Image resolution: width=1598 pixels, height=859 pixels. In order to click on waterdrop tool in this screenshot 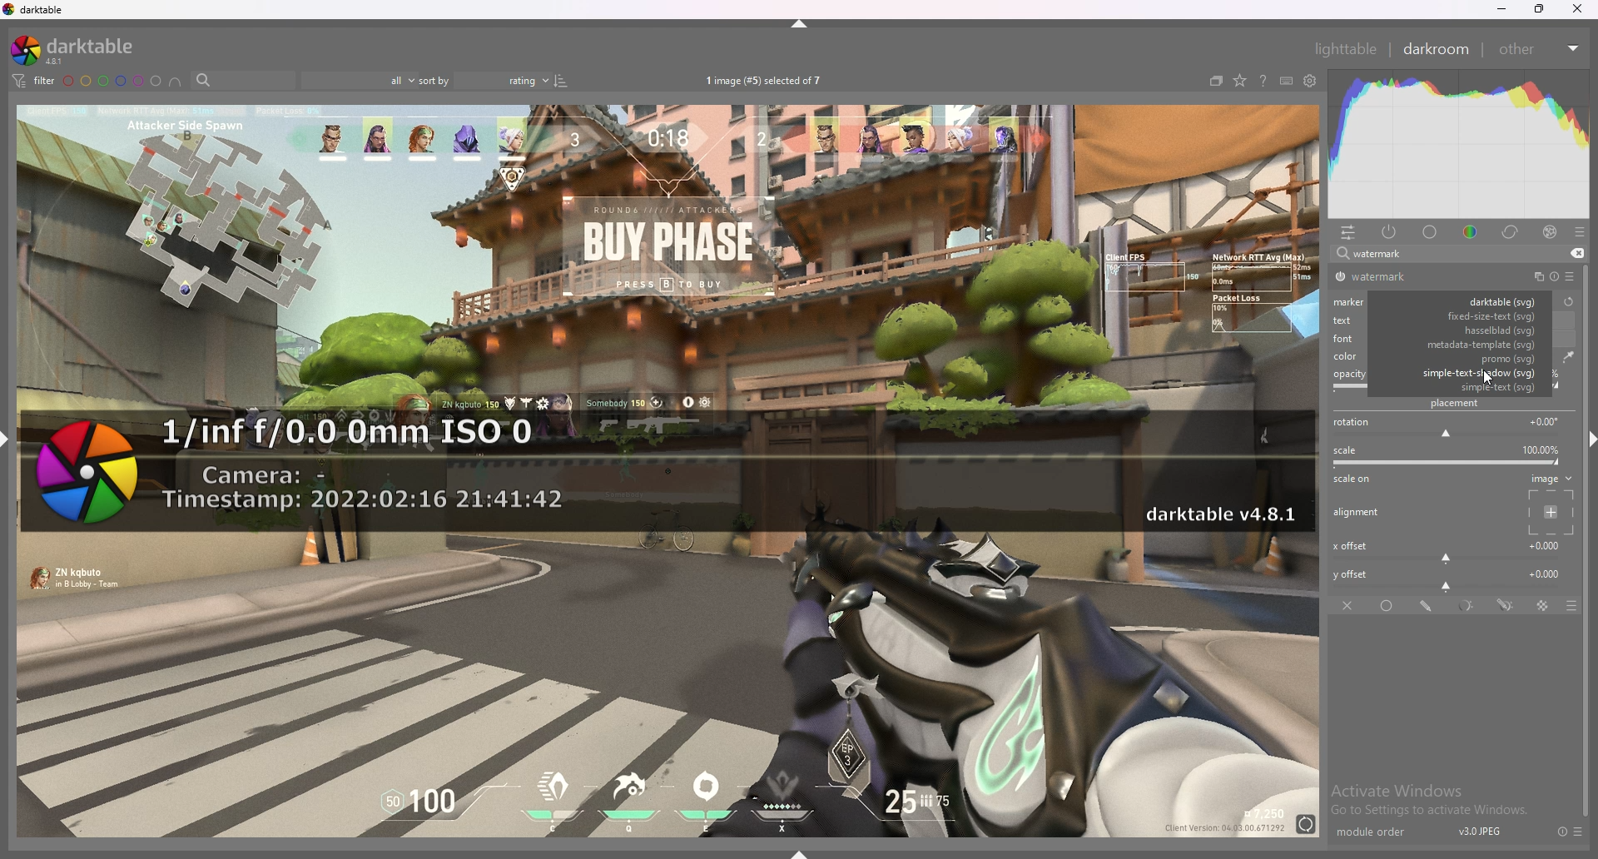, I will do `click(1564, 356)`.